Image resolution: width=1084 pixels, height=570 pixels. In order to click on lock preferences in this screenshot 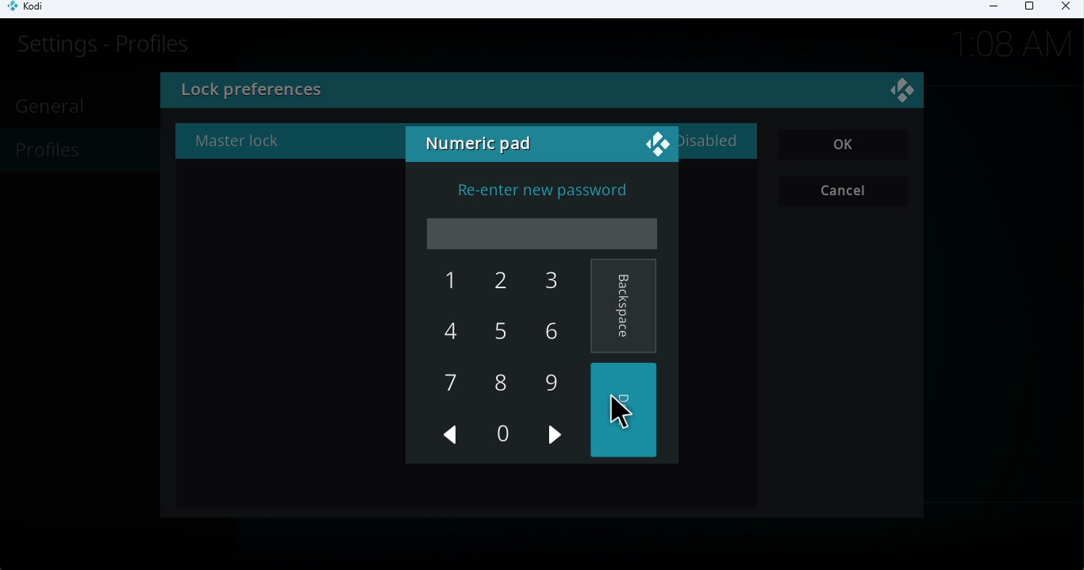, I will do `click(373, 92)`.